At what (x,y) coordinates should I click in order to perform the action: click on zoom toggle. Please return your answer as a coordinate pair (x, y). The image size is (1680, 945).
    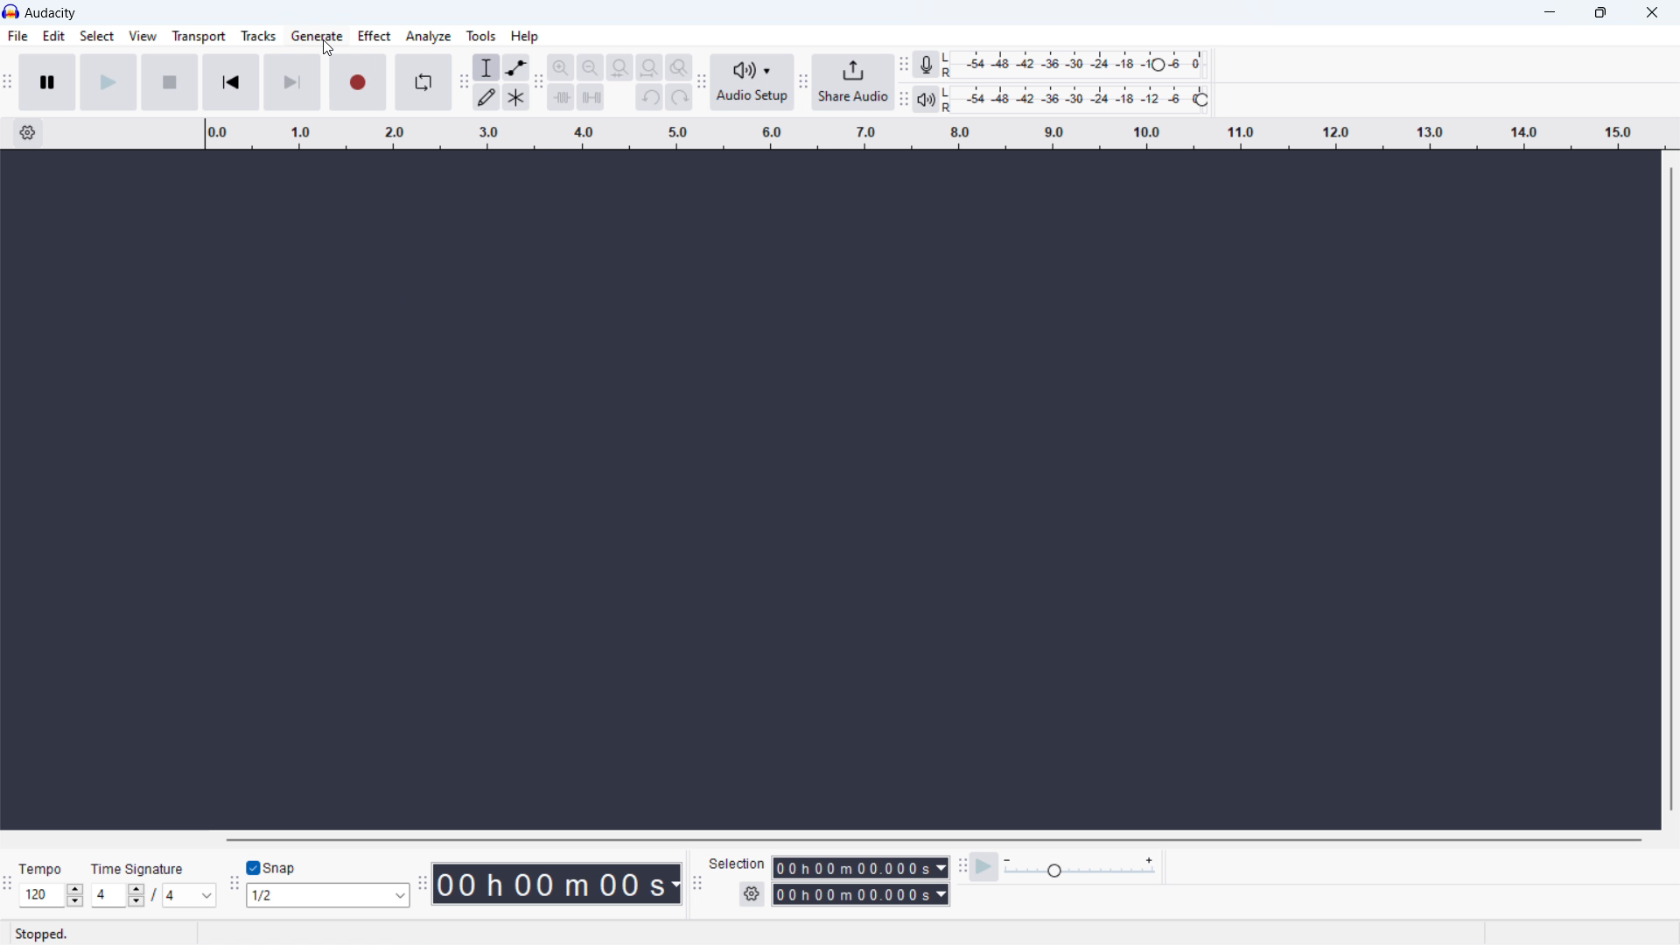
    Looking at the image, I should click on (679, 67).